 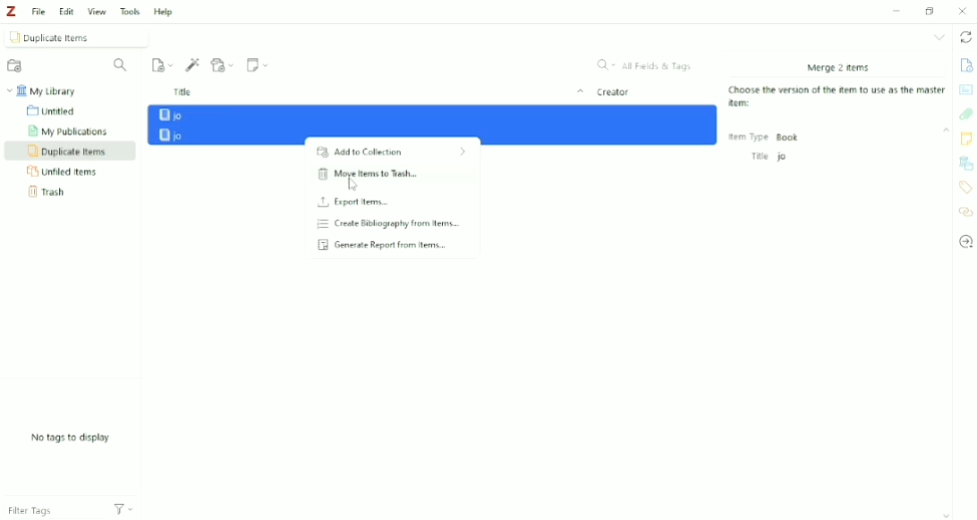 What do you see at coordinates (166, 13) in the screenshot?
I see `Help` at bounding box center [166, 13].